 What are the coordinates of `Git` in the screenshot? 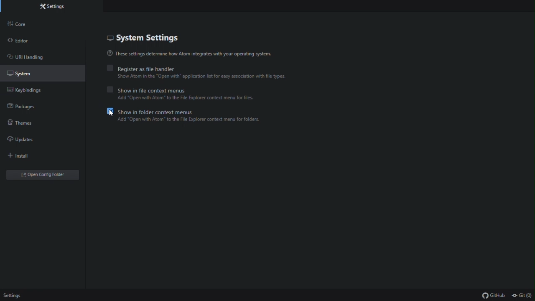 It's located at (522, 295).